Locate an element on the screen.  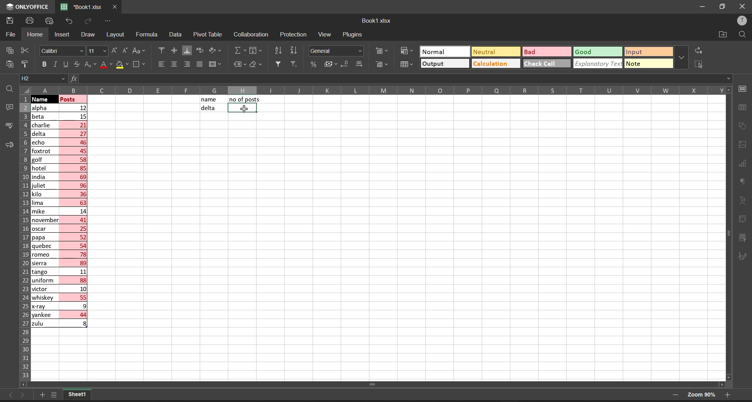
wrap text is located at coordinates (202, 51).